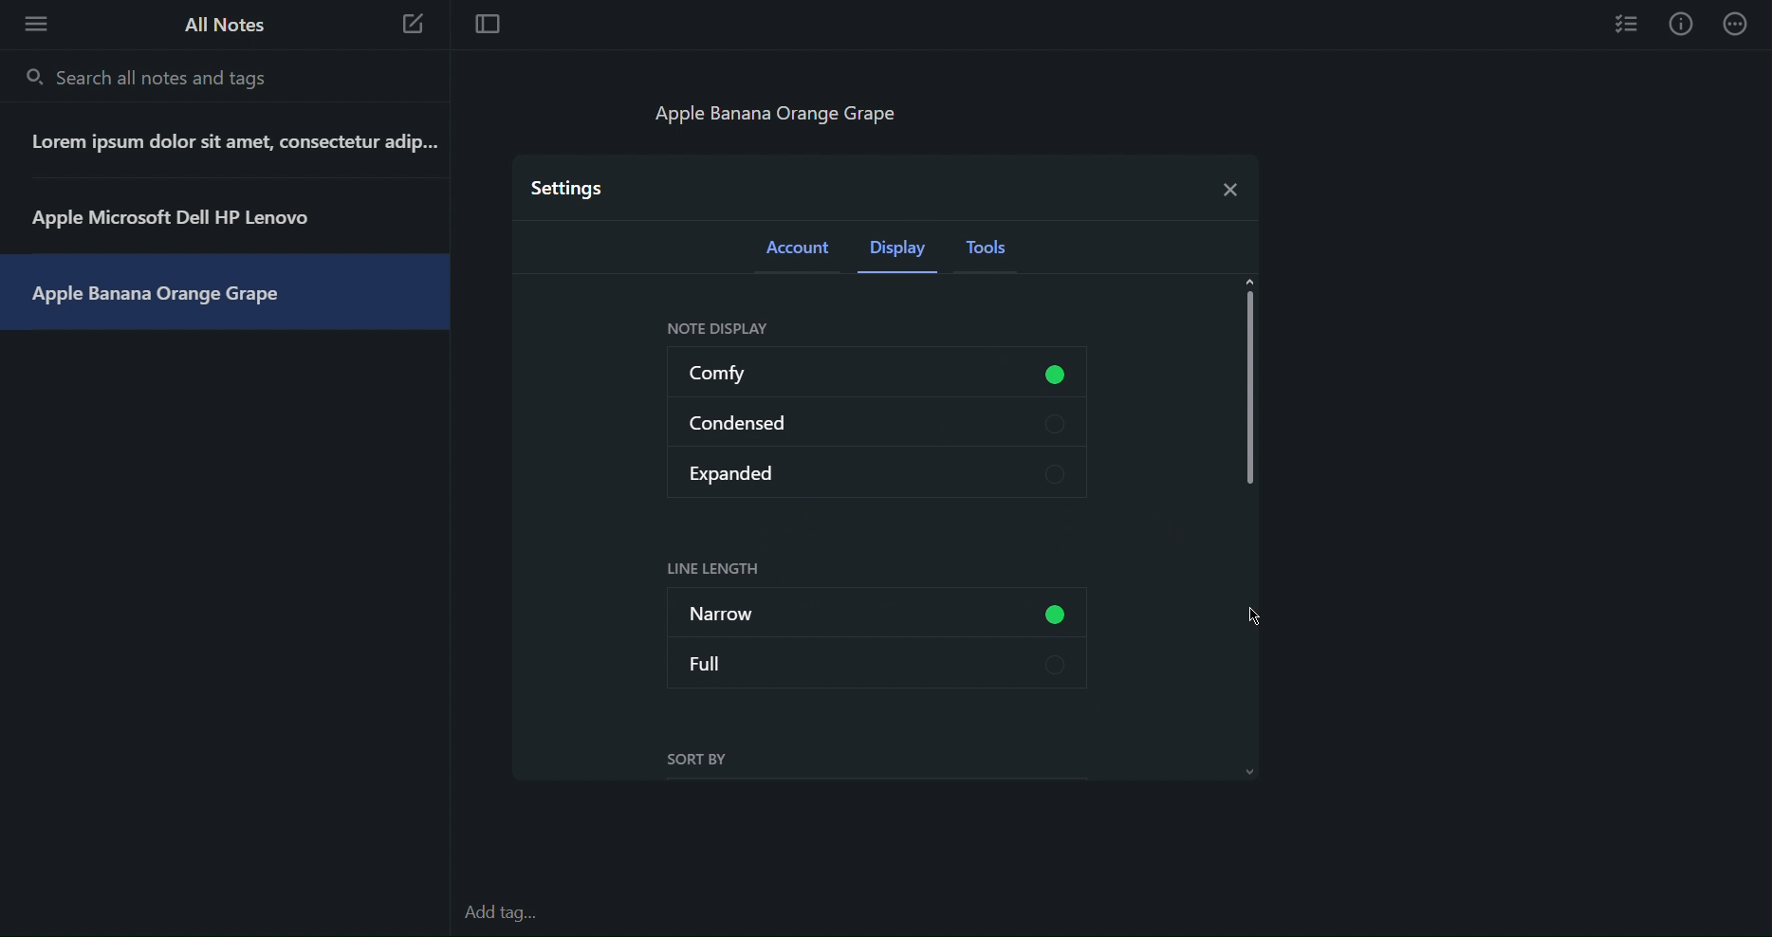 The image size is (1772, 937). Describe the element at coordinates (1251, 282) in the screenshot. I see `scroll up` at that location.